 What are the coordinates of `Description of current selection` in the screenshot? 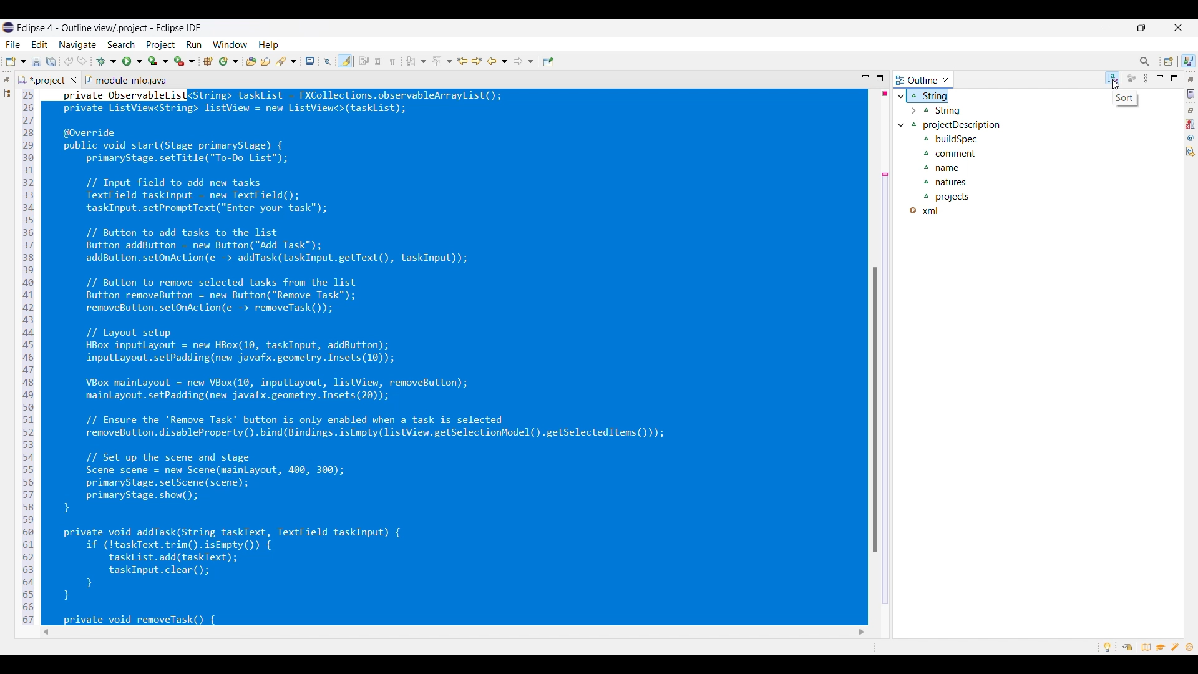 It's located at (1124, 98).